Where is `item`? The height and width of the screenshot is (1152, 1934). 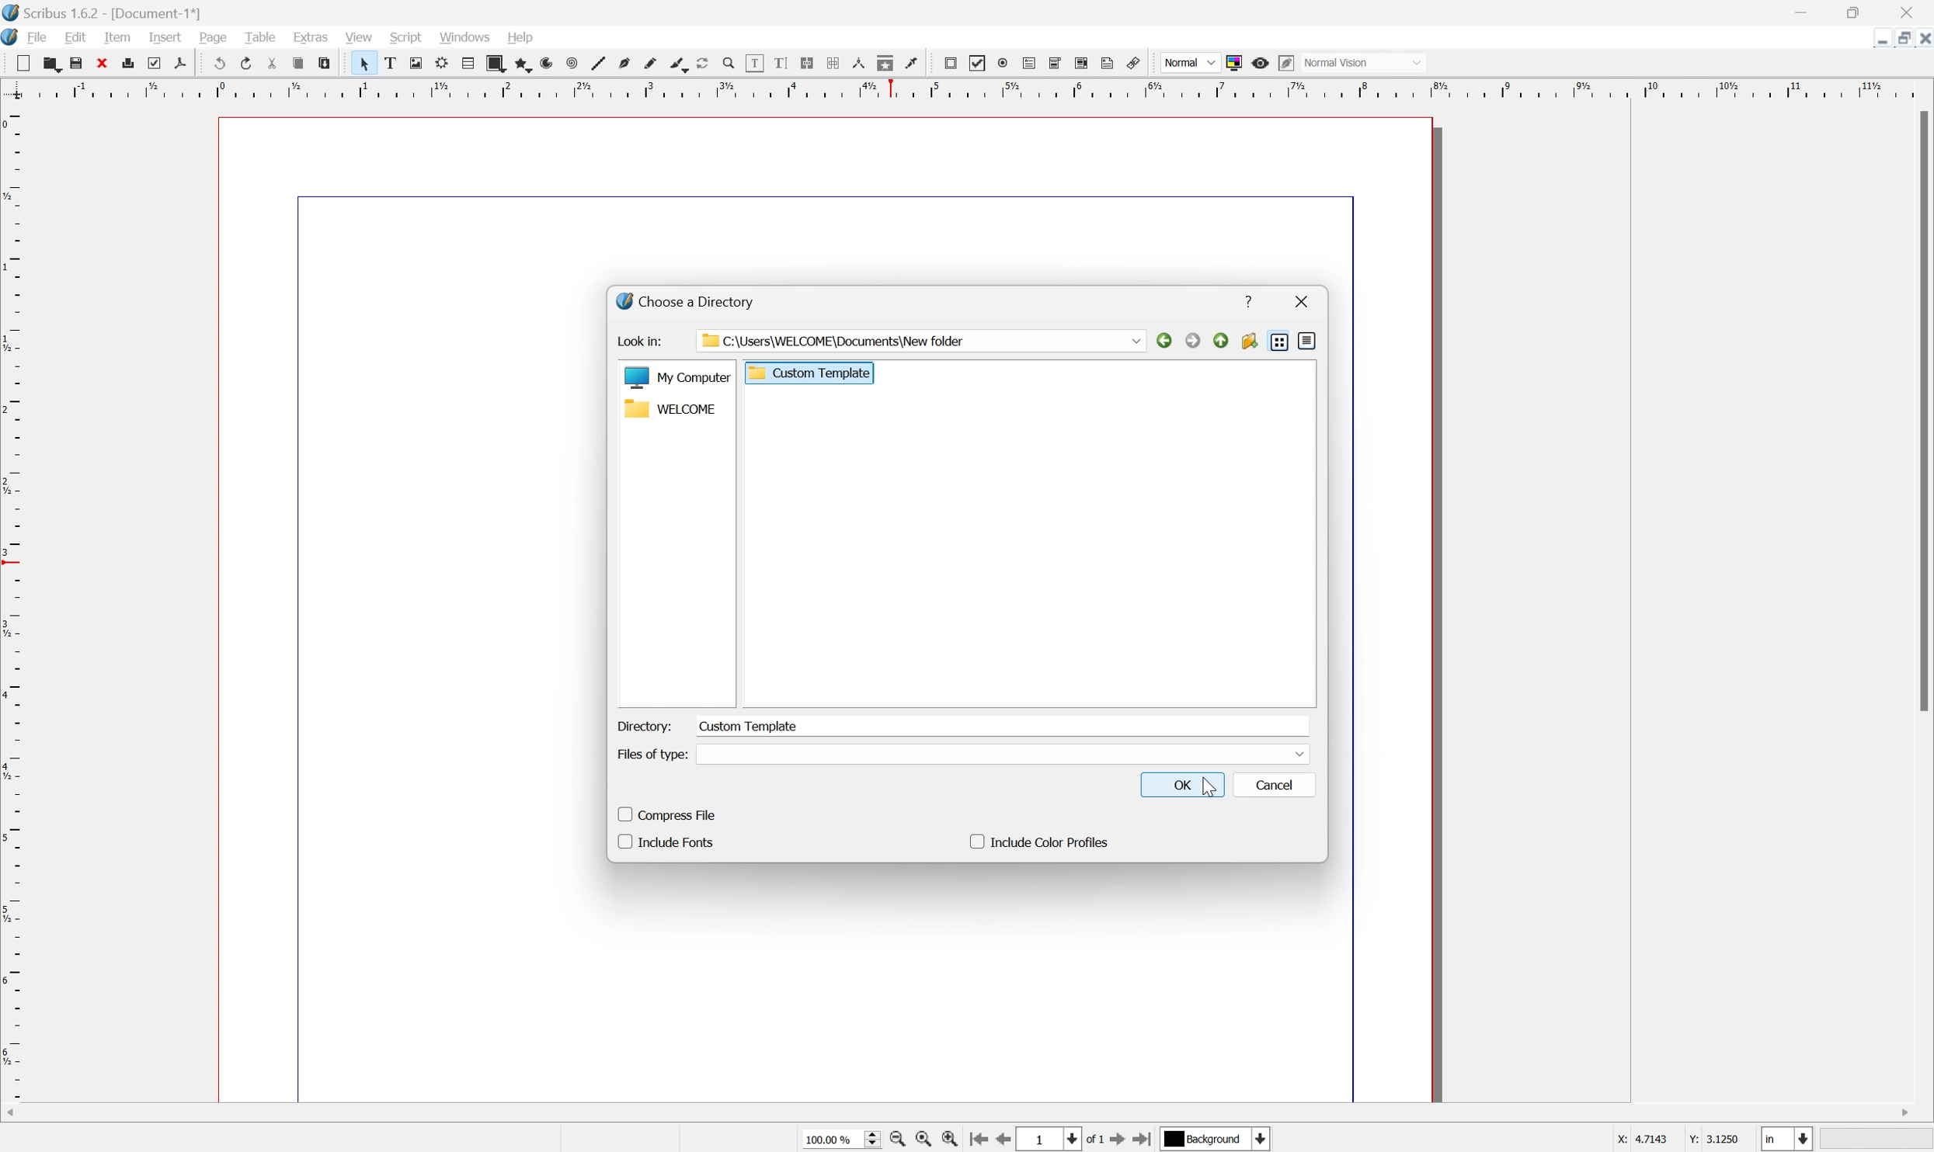
item is located at coordinates (120, 36).